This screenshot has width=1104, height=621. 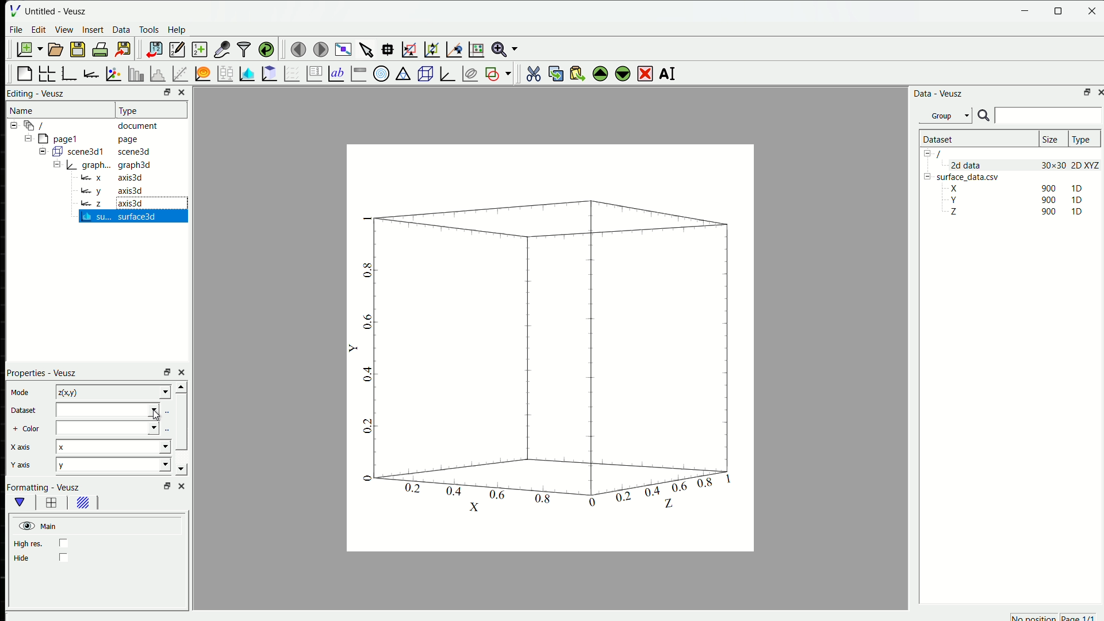 I want to click on paste widget from the clipboard, so click(x=579, y=73).